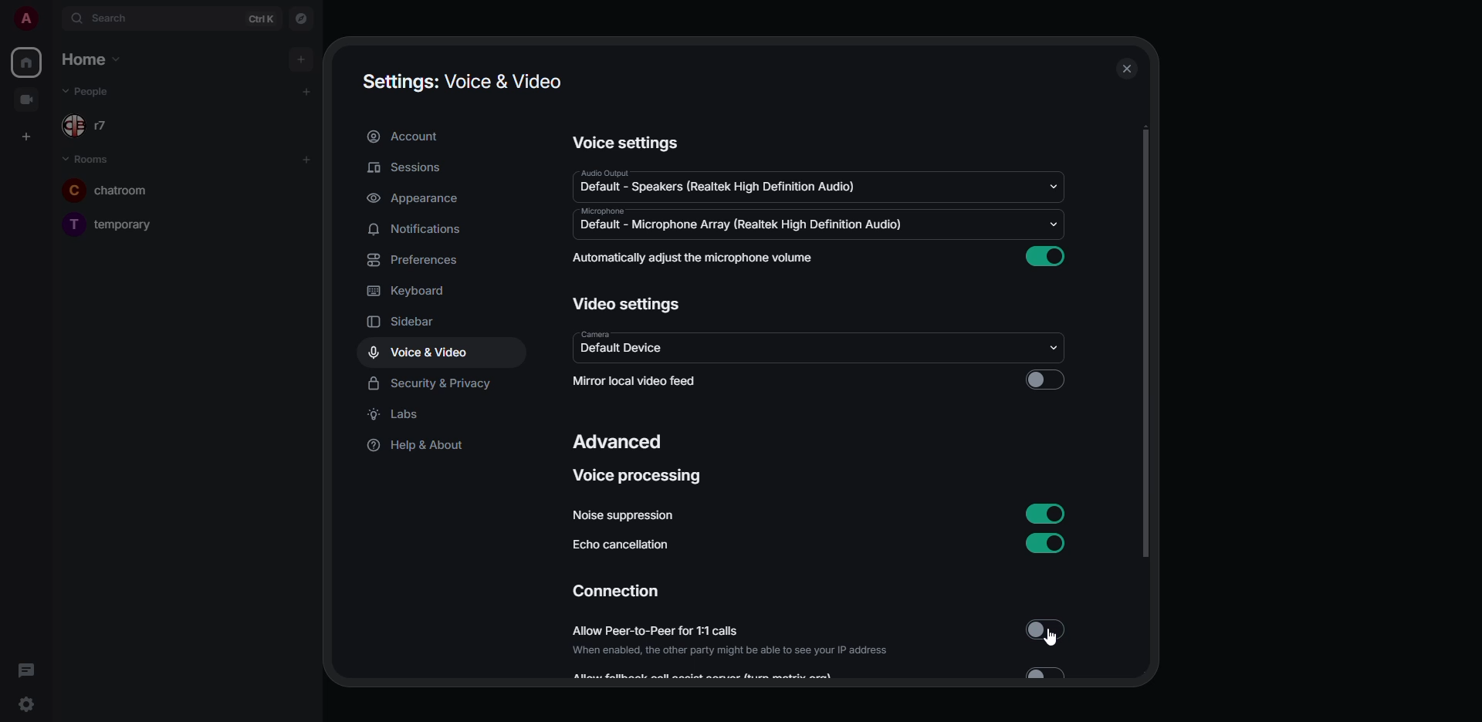  What do you see at coordinates (621, 349) in the screenshot?
I see `default` at bounding box center [621, 349].